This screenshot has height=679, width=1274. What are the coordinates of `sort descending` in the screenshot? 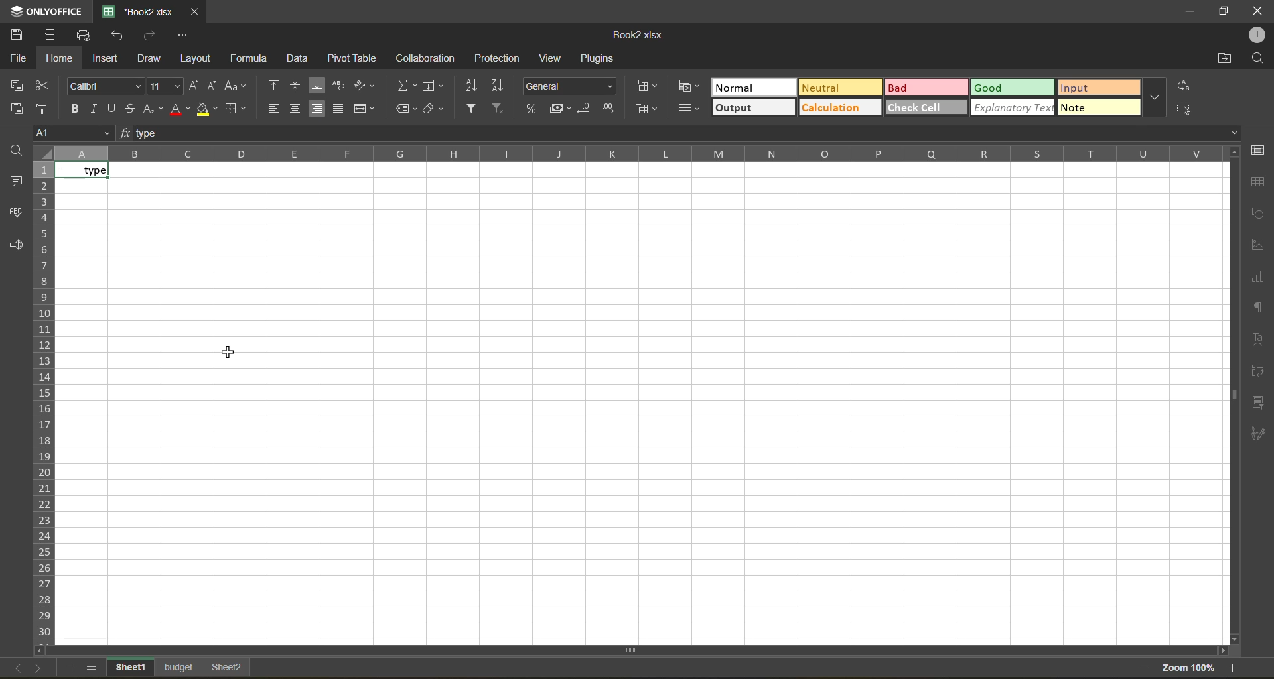 It's located at (502, 86).